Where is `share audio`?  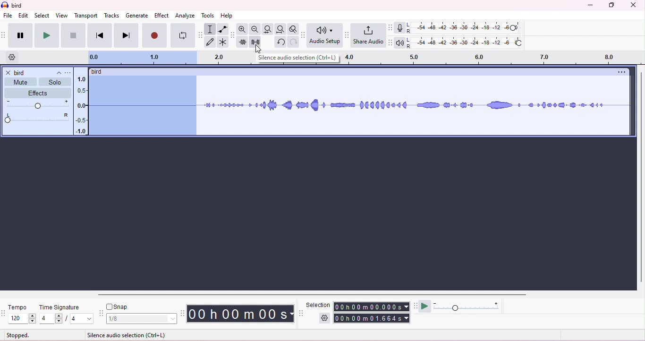
share audio is located at coordinates (370, 35).